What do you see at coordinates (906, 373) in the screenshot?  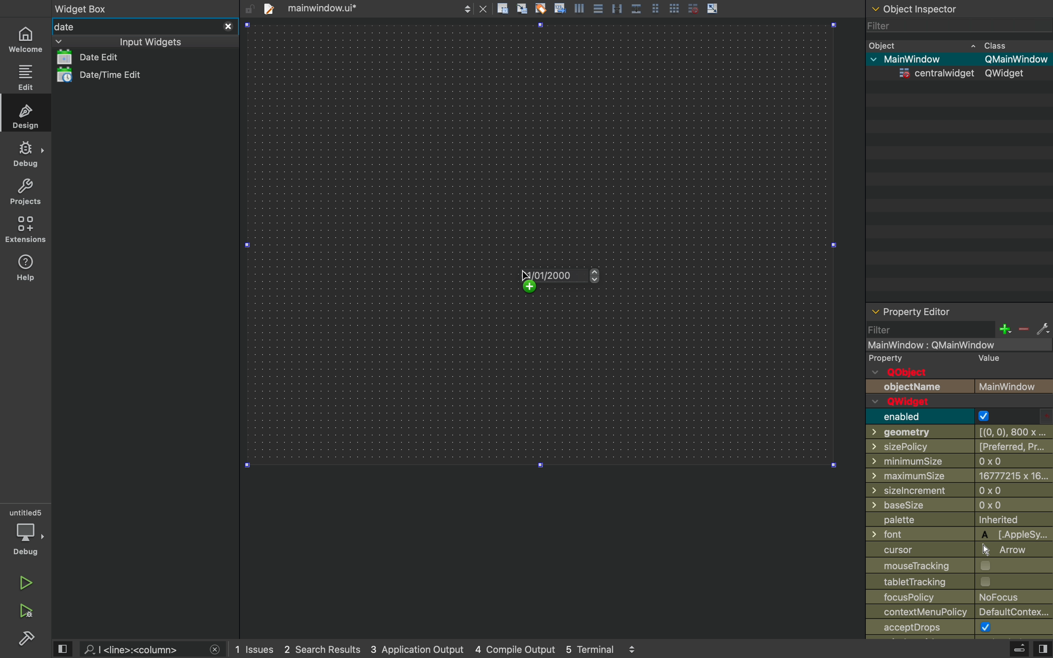 I see `q object` at bounding box center [906, 373].